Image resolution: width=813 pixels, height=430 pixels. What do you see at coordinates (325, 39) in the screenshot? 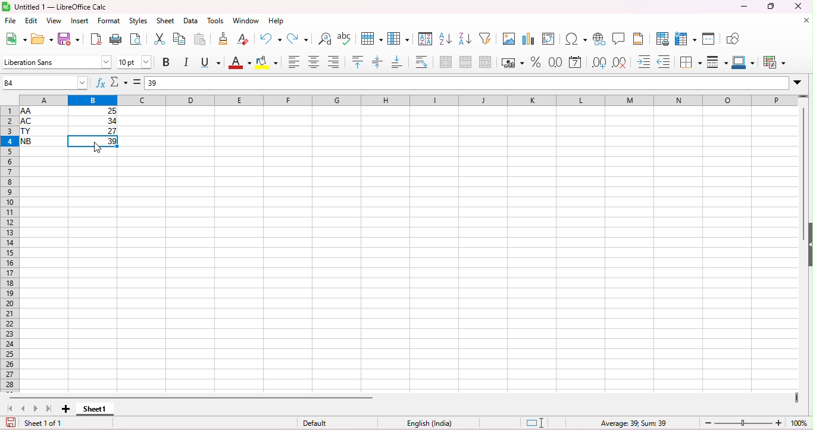
I see `find and replace` at bounding box center [325, 39].